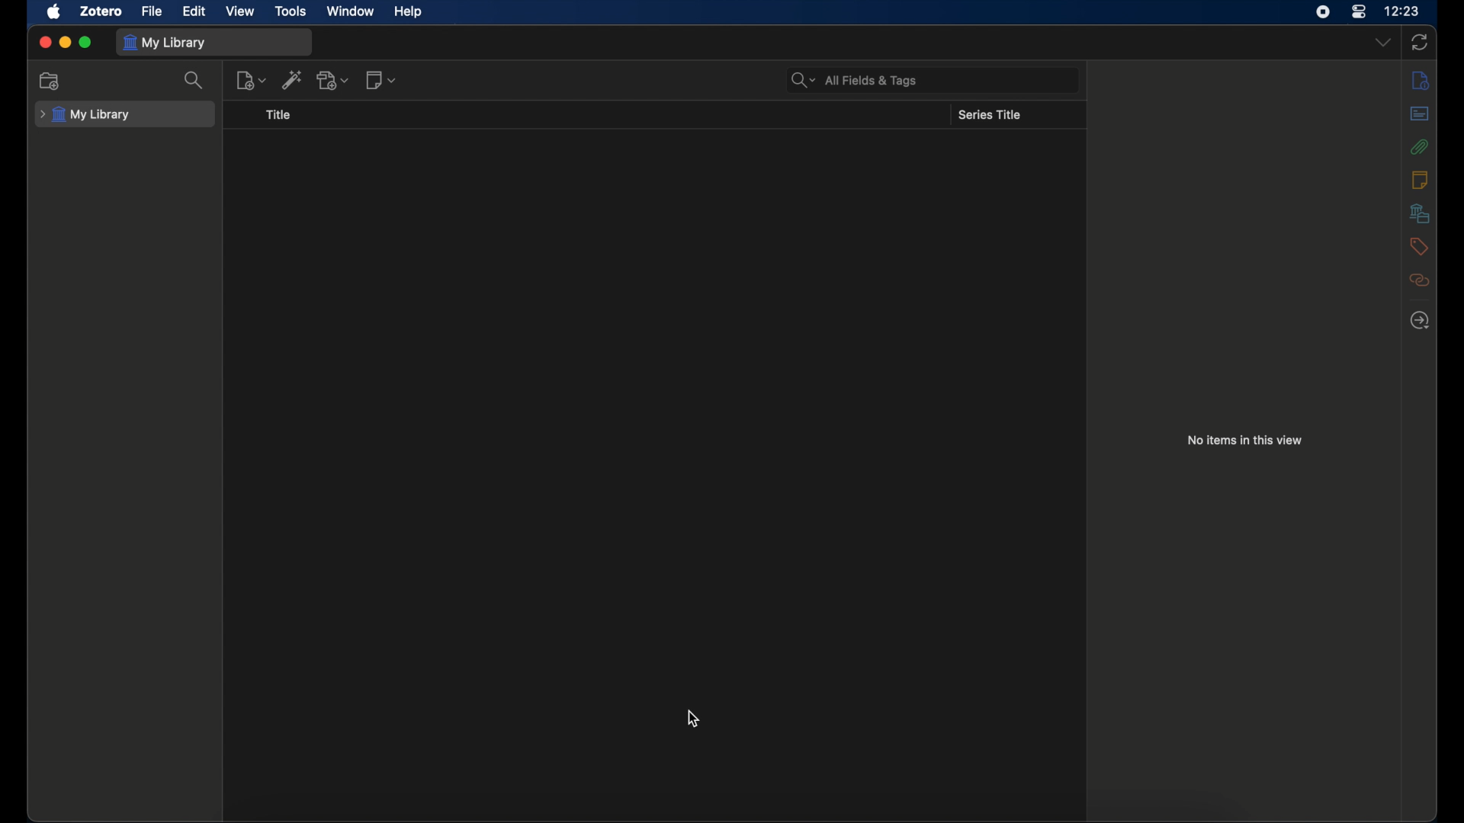 The height and width of the screenshot is (823, 1464). I want to click on file, so click(152, 12).